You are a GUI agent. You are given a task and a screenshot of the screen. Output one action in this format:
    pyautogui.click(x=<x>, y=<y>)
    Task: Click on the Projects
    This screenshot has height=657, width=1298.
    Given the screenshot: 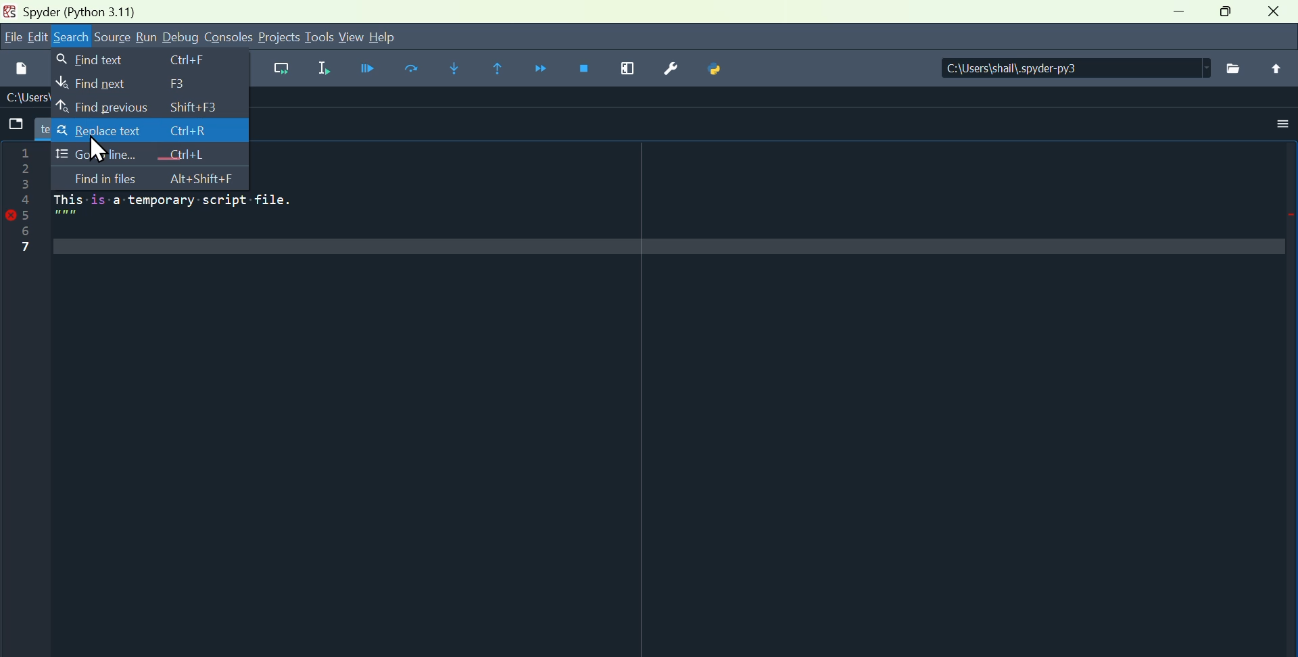 What is the action you would take?
    pyautogui.click(x=279, y=38)
    